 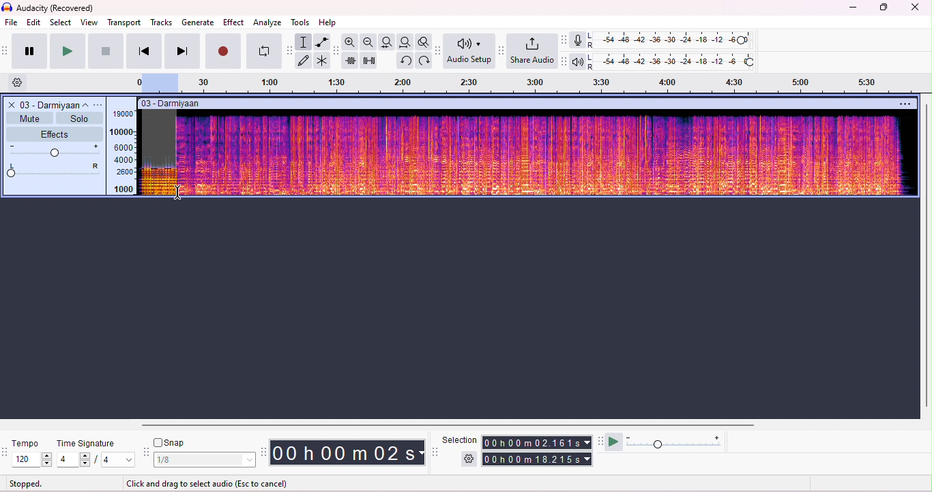 What do you see at coordinates (206, 459) in the screenshot?
I see `select snap` at bounding box center [206, 459].